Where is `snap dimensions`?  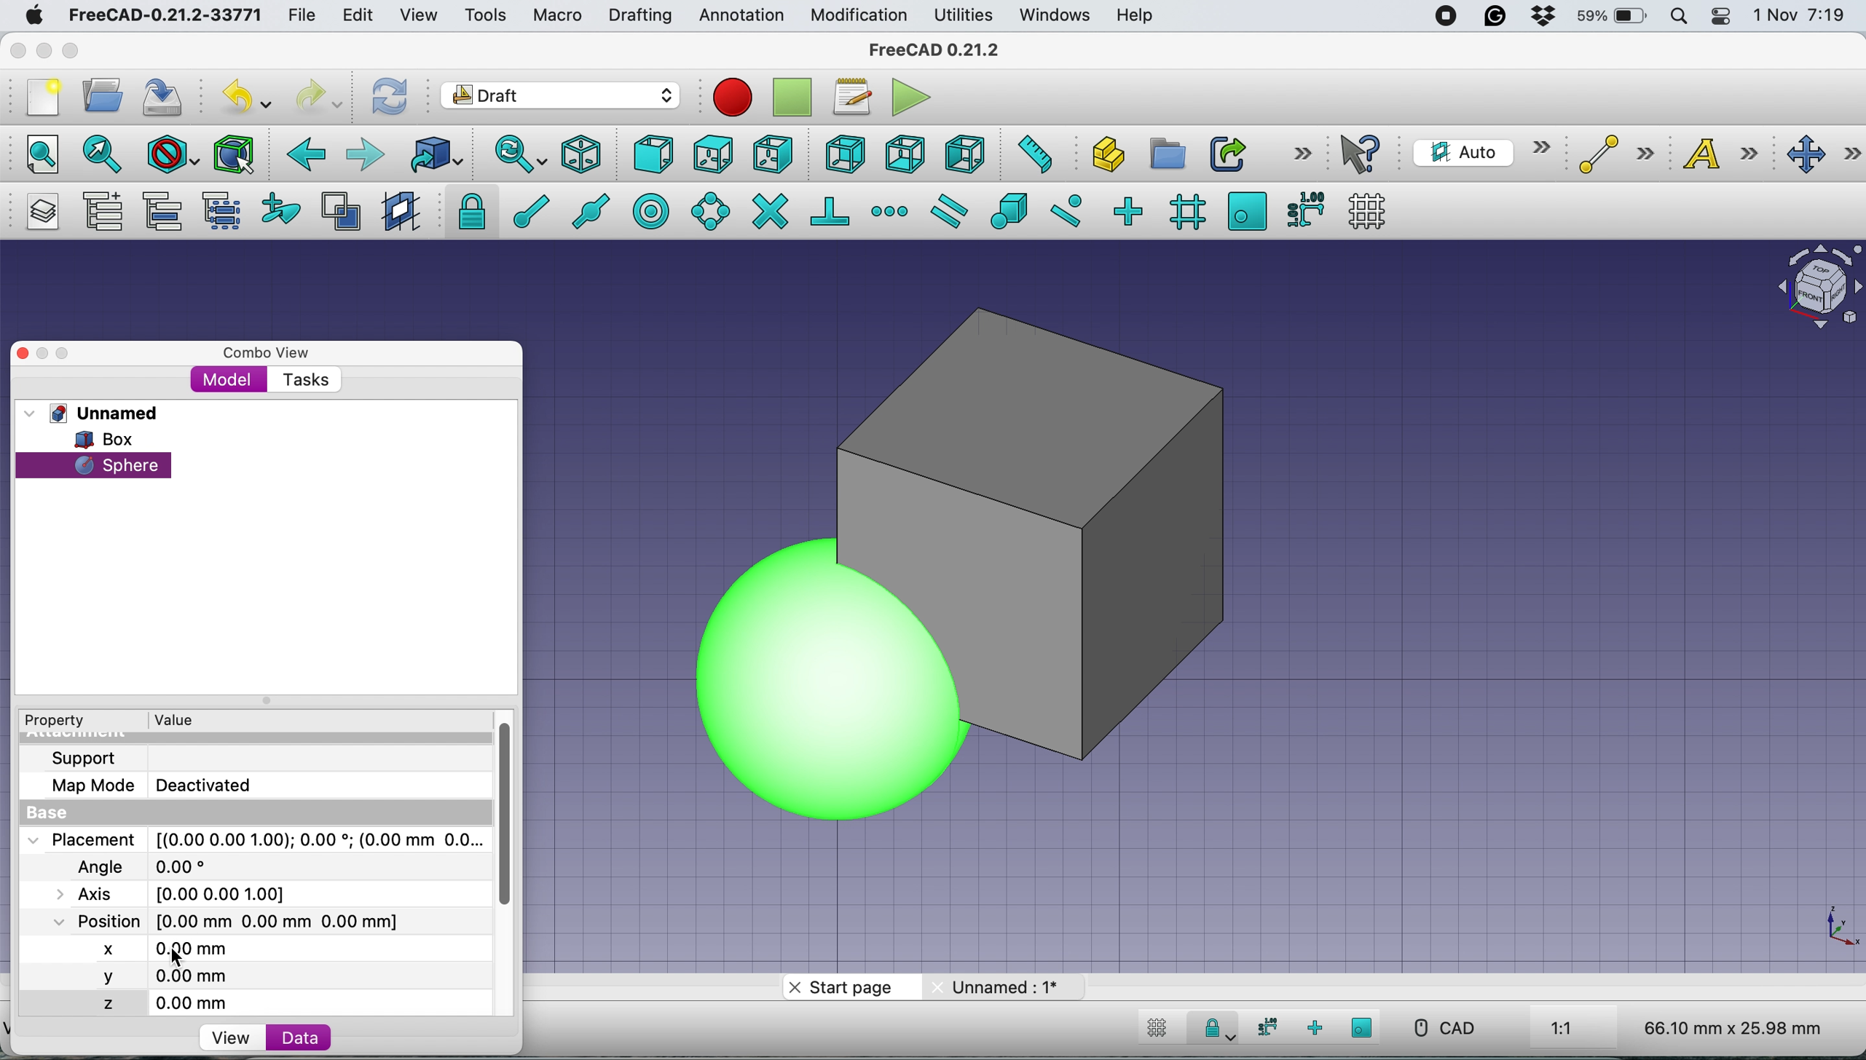
snap dimensions is located at coordinates (1304, 208).